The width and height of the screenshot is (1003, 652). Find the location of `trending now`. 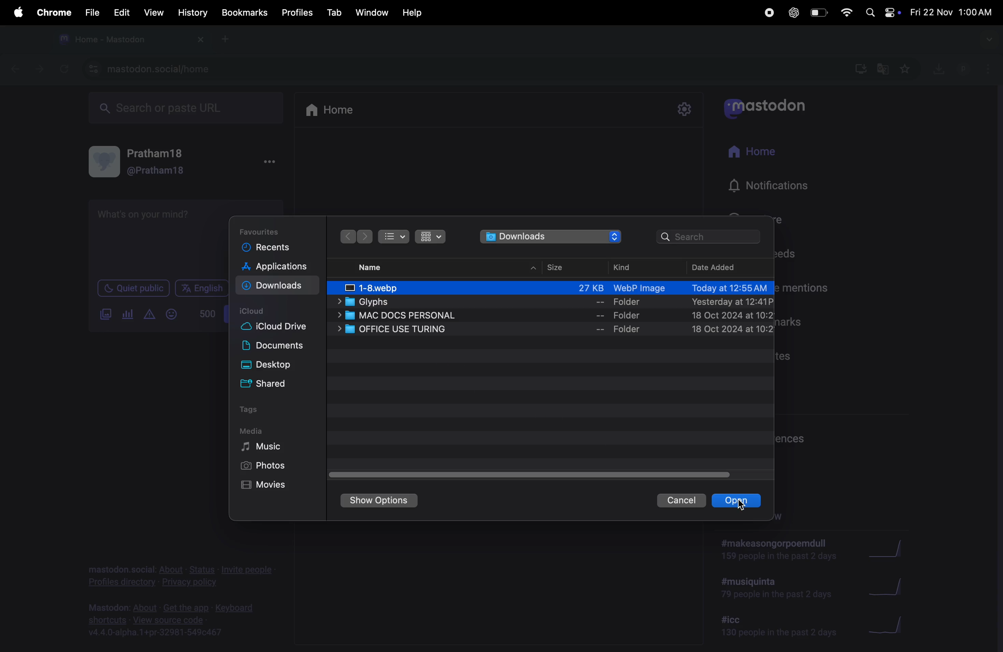

trending now is located at coordinates (780, 552).